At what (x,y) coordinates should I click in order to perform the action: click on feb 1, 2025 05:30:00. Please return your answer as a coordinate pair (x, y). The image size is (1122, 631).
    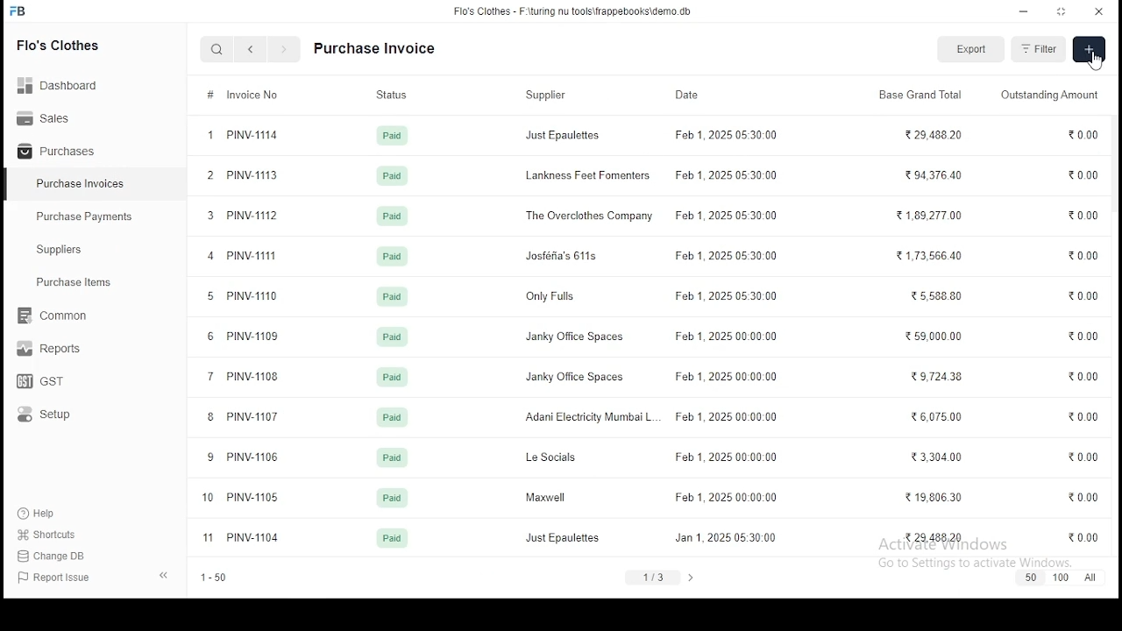
    Looking at the image, I should click on (723, 135).